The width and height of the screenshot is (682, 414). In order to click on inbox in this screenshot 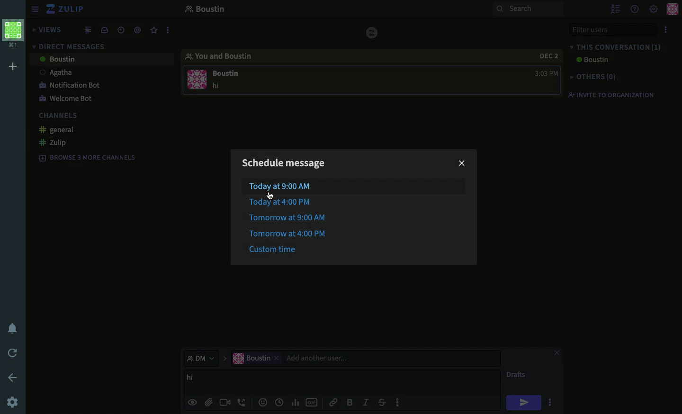, I will do `click(106, 30)`.